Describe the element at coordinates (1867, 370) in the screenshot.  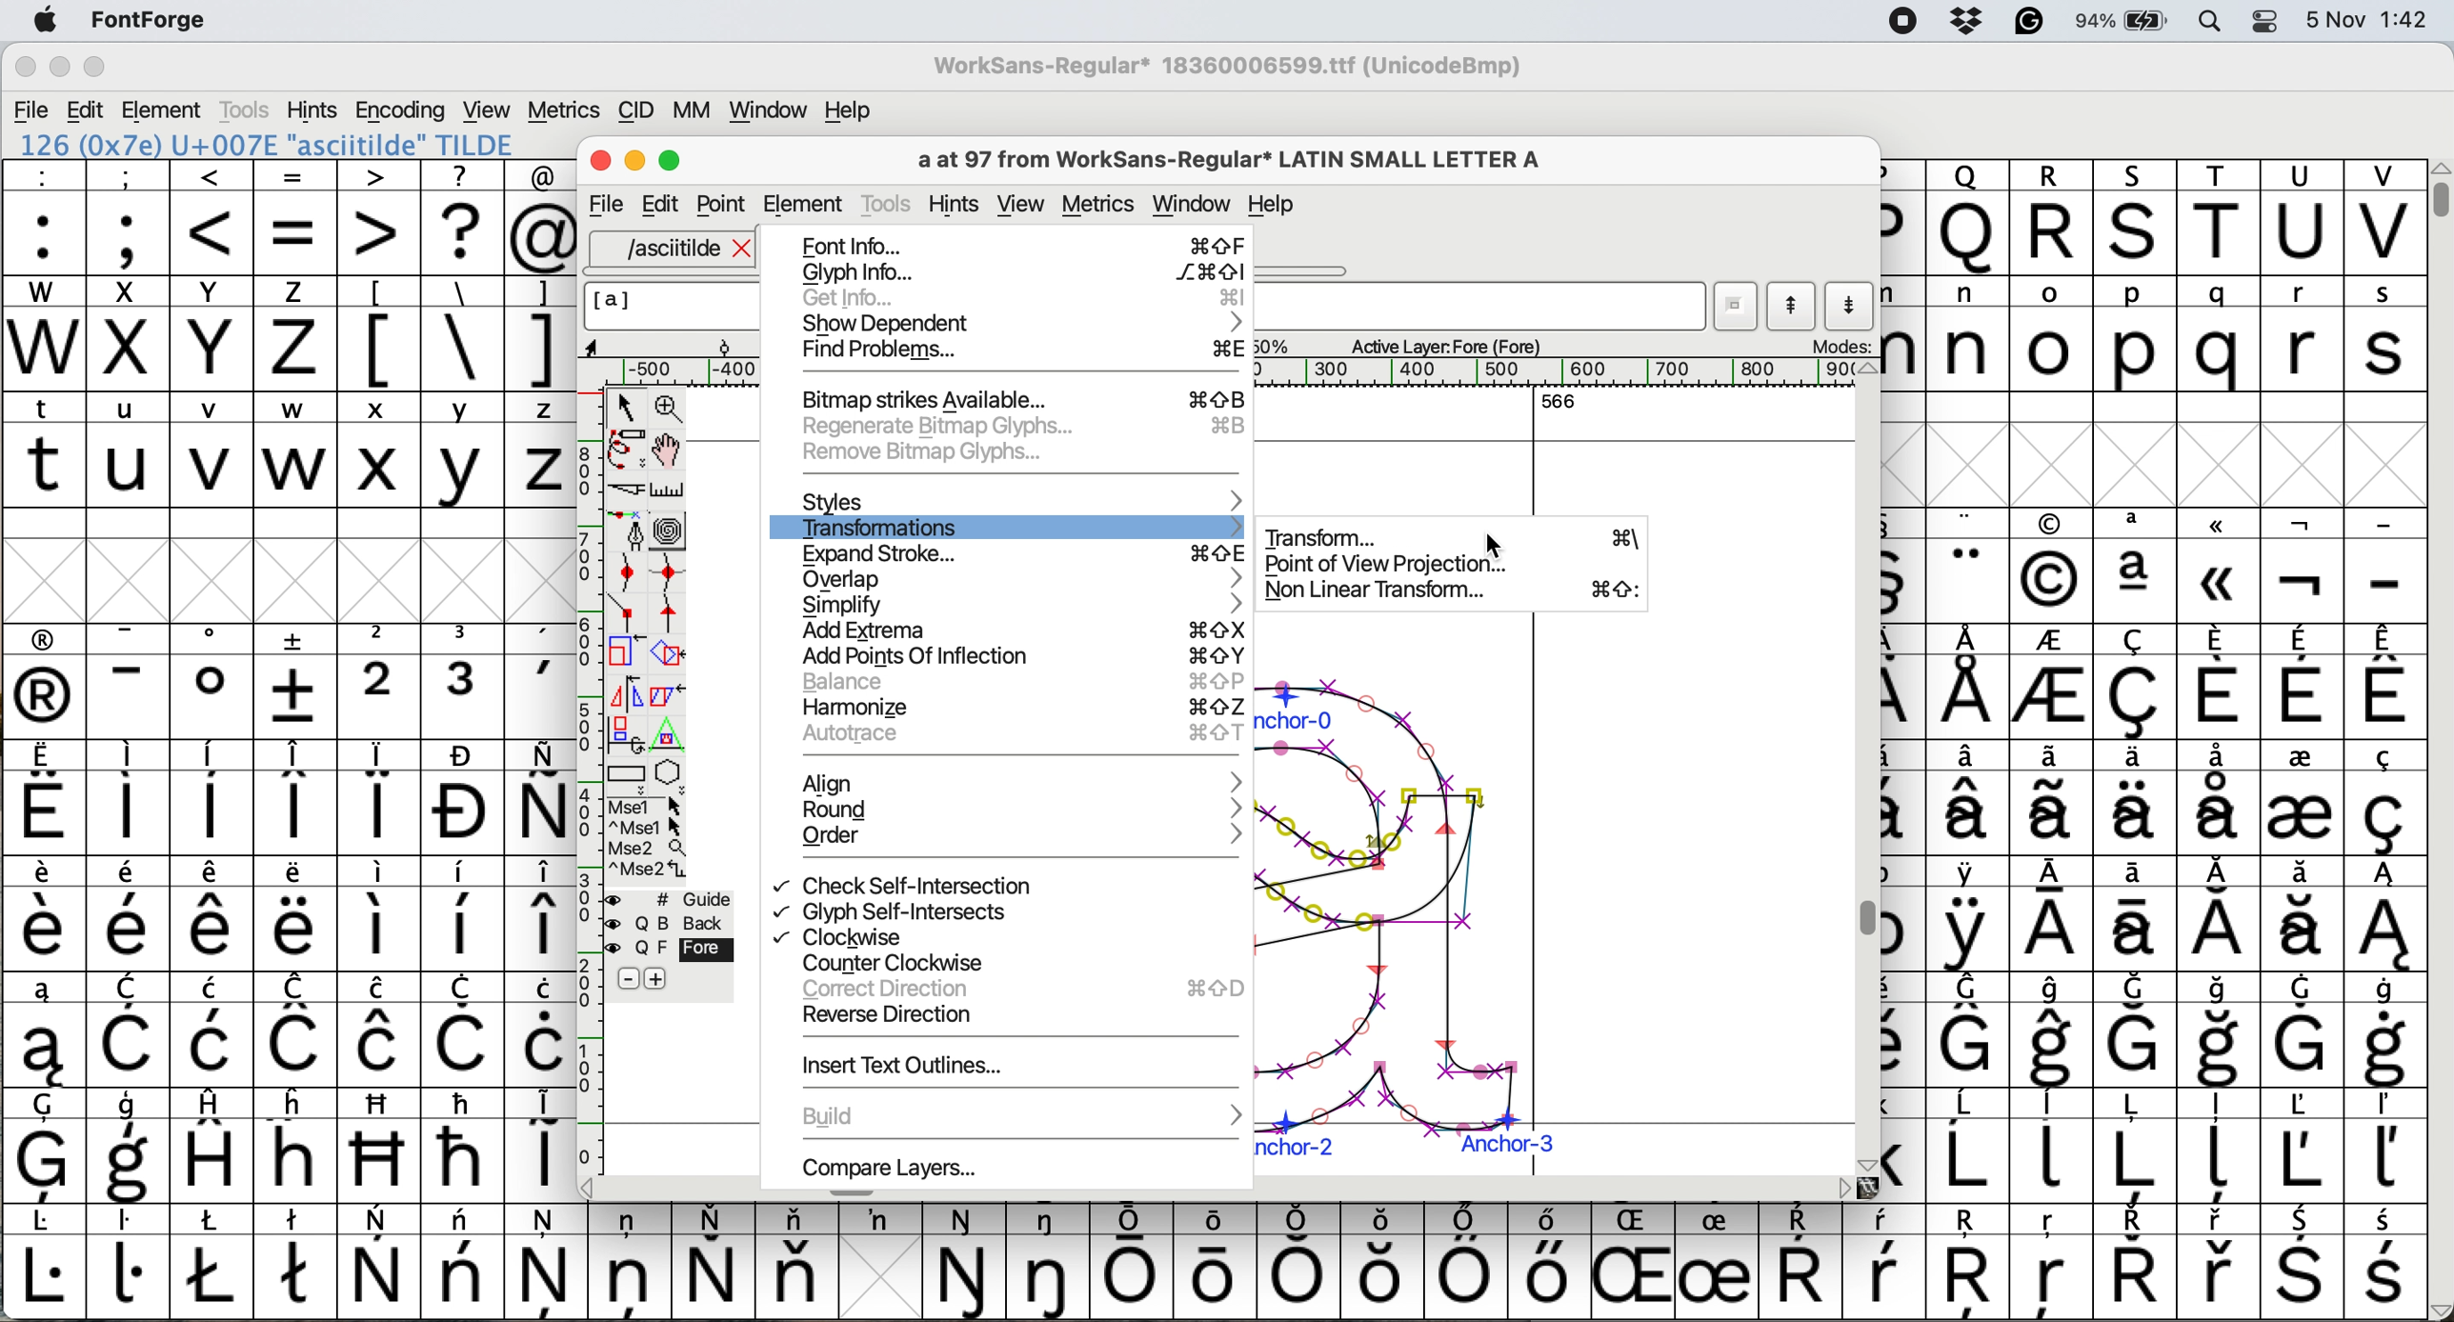
I see `scroll button` at that location.